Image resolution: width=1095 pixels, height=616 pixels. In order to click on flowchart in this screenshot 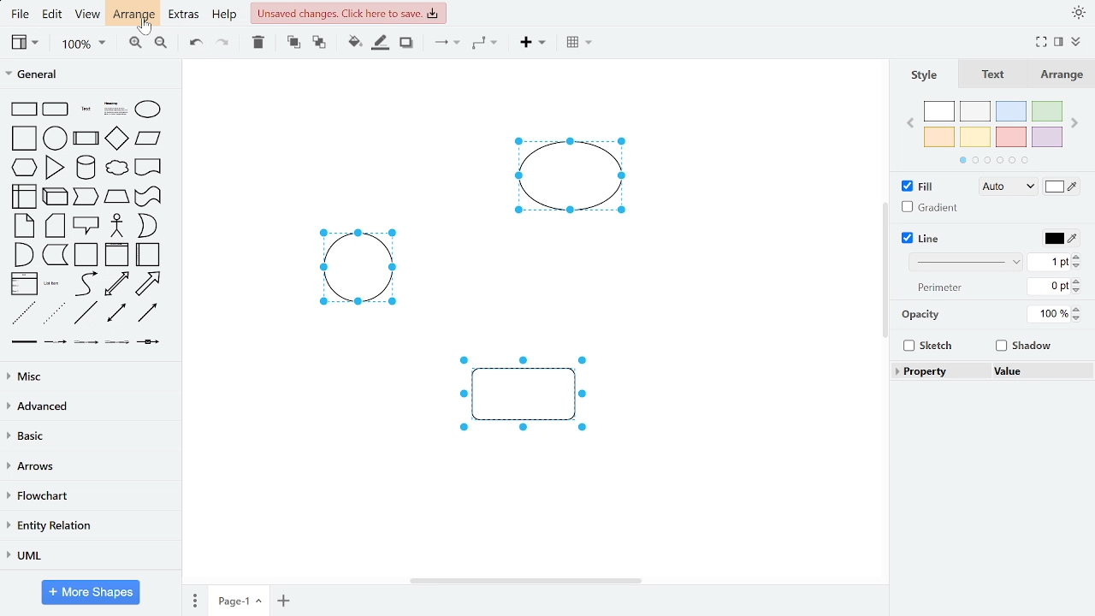, I will do `click(86, 497)`.